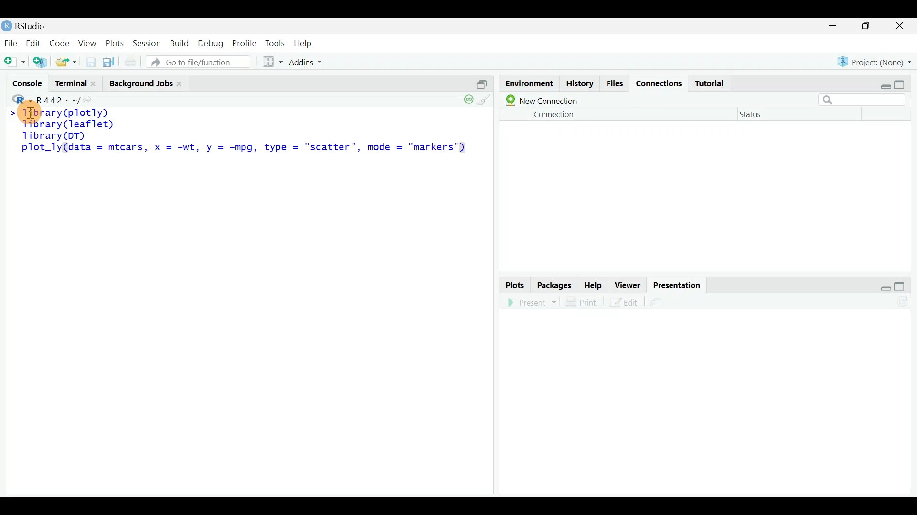  Describe the element at coordinates (480, 85) in the screenshot. I see `Split` at that location.